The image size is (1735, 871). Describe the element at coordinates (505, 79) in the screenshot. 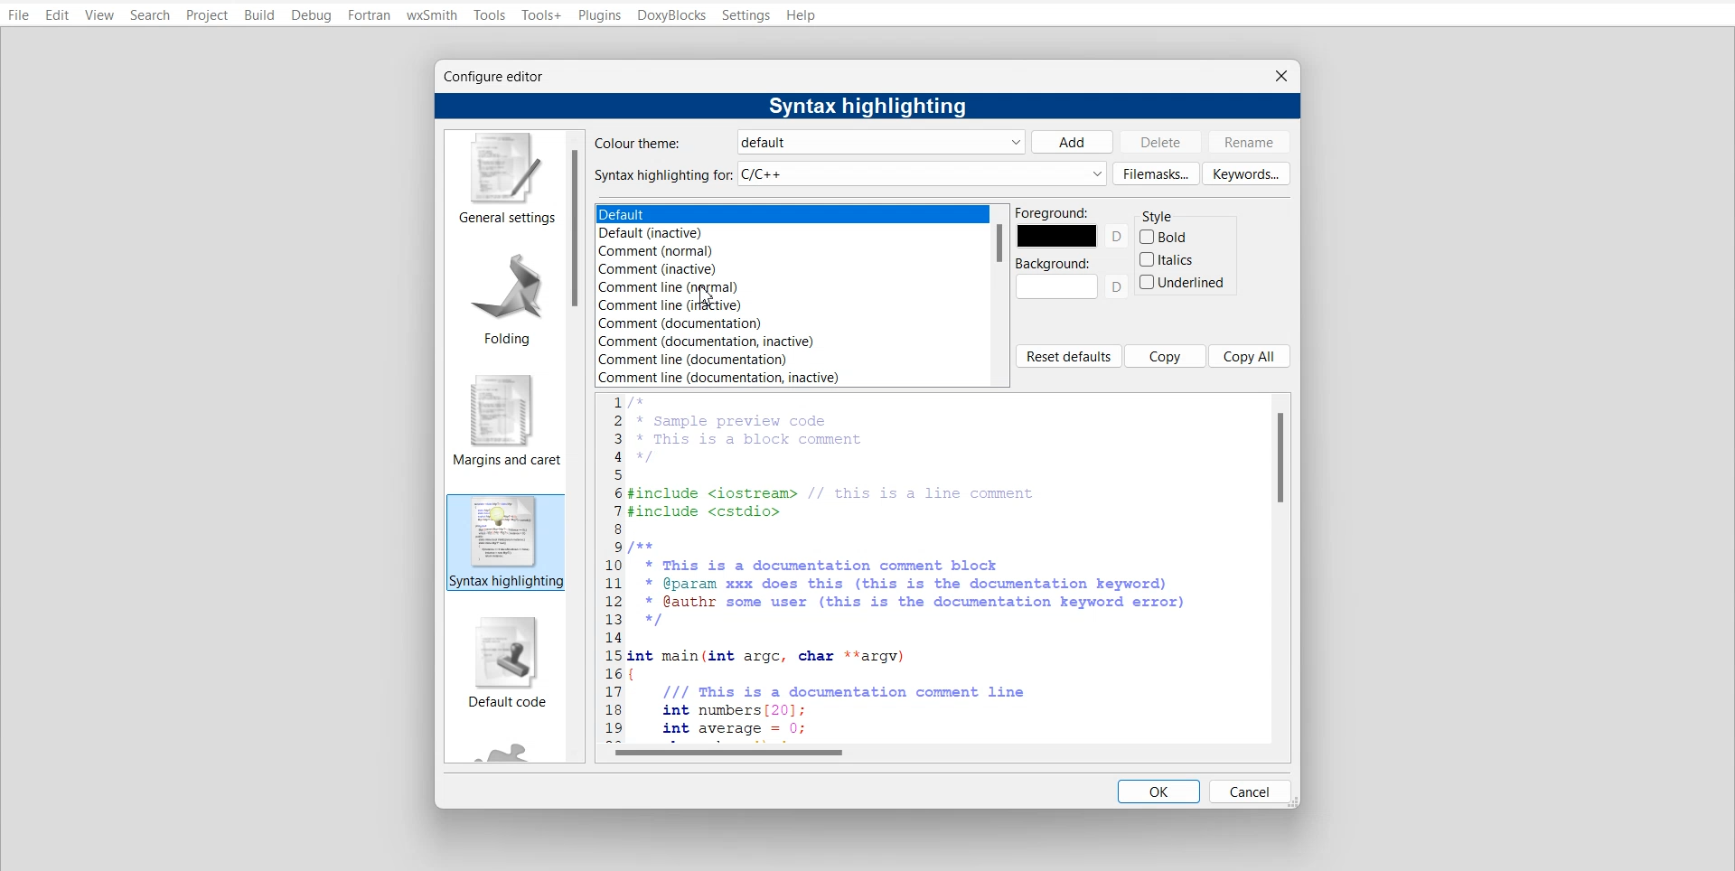

I see `Configure editor` at that location.